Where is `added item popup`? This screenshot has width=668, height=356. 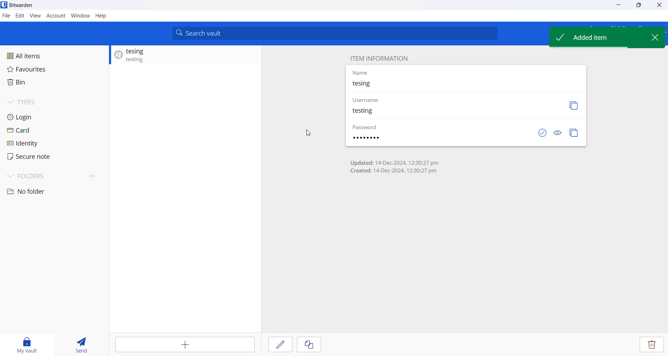
added item popup is located at coordinates (595, 38).